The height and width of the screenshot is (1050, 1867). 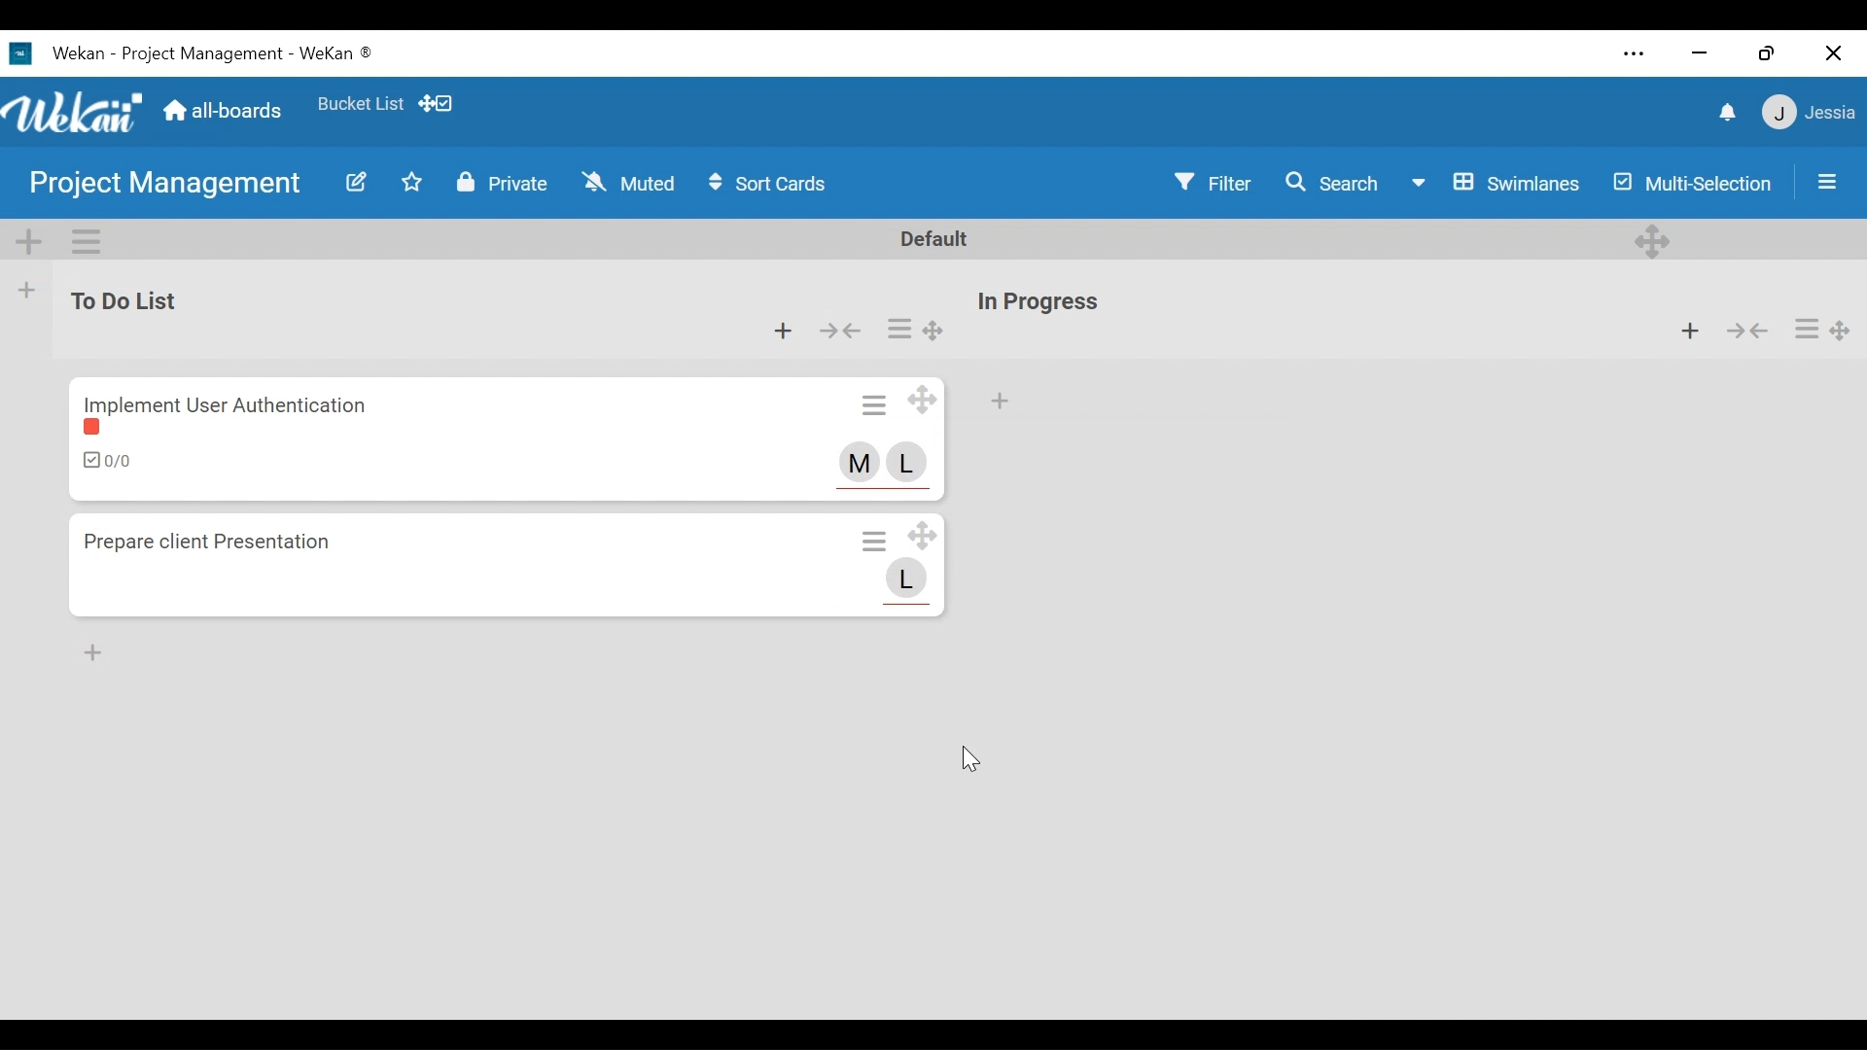 I want to click on Add card to the top of the list, so click(x=783, y=331).